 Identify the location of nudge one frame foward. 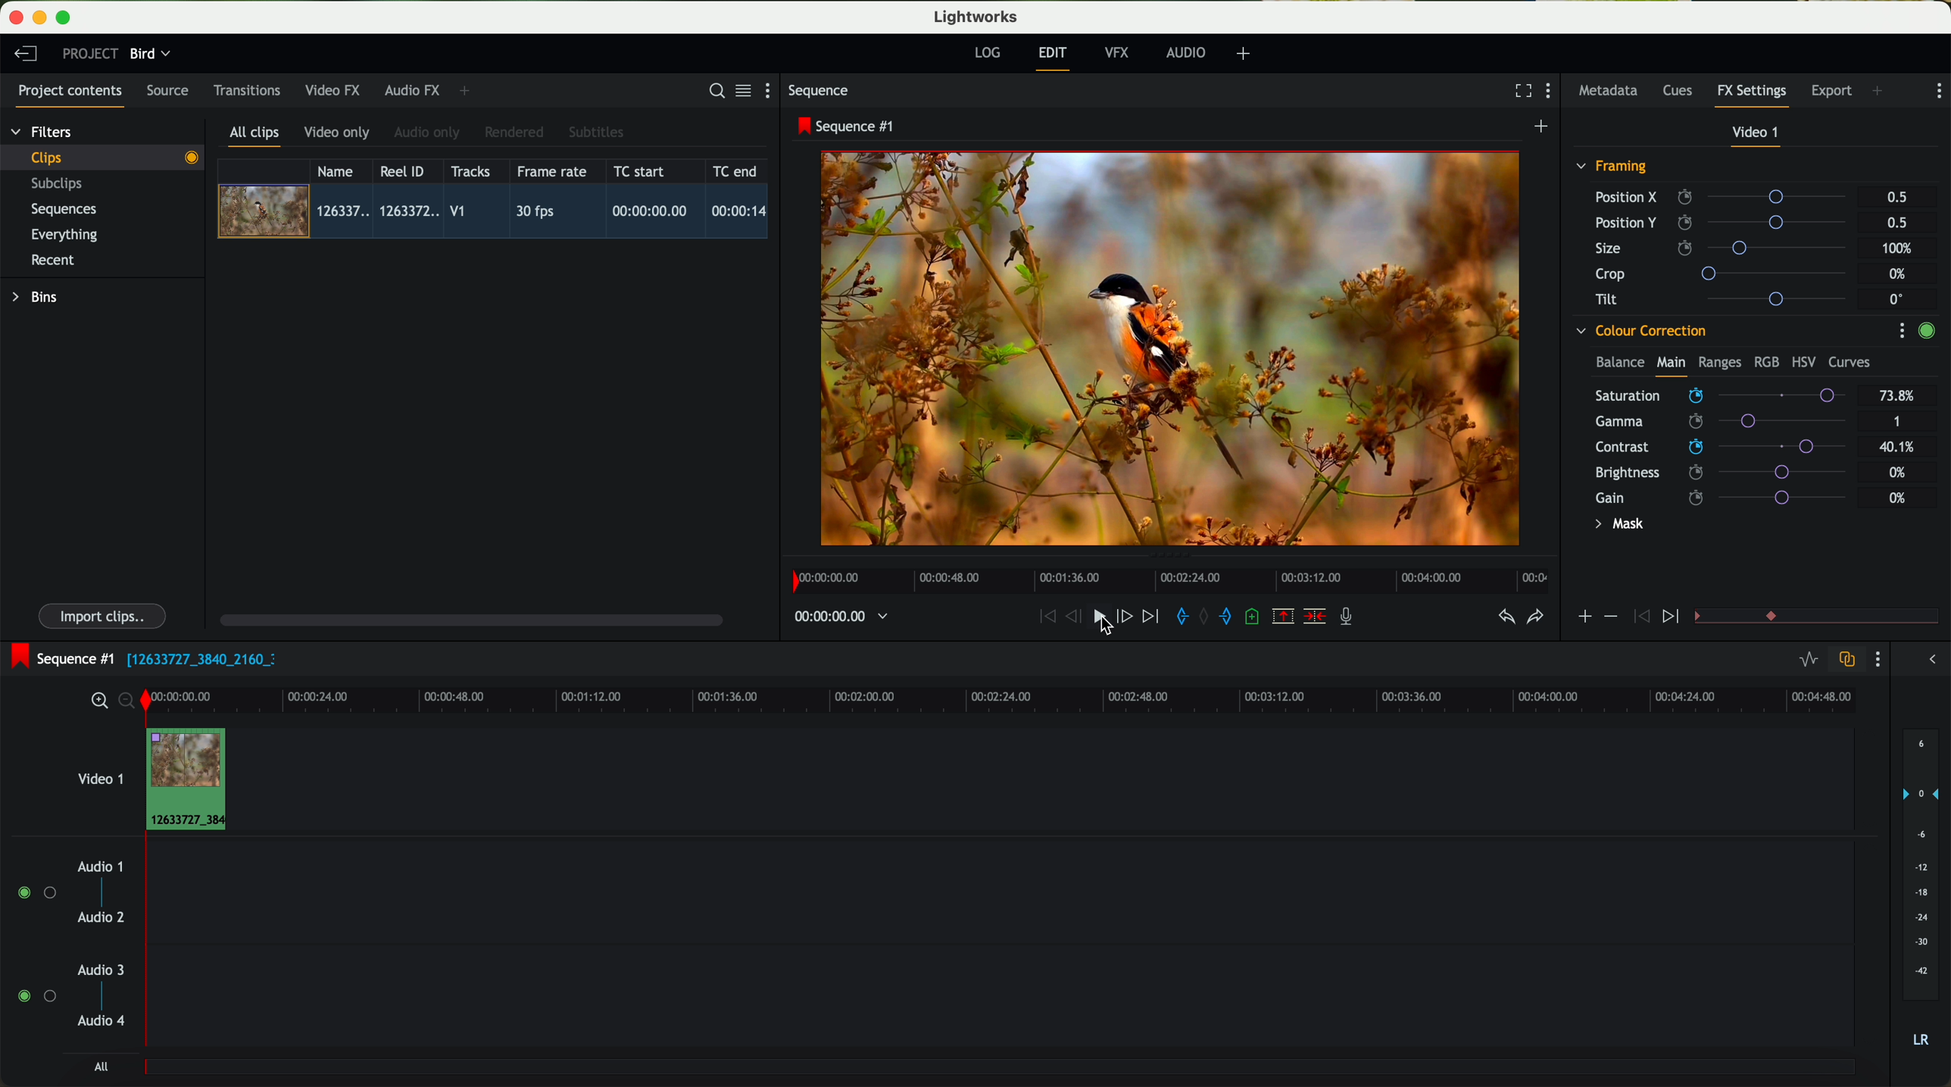
(1126, 617).